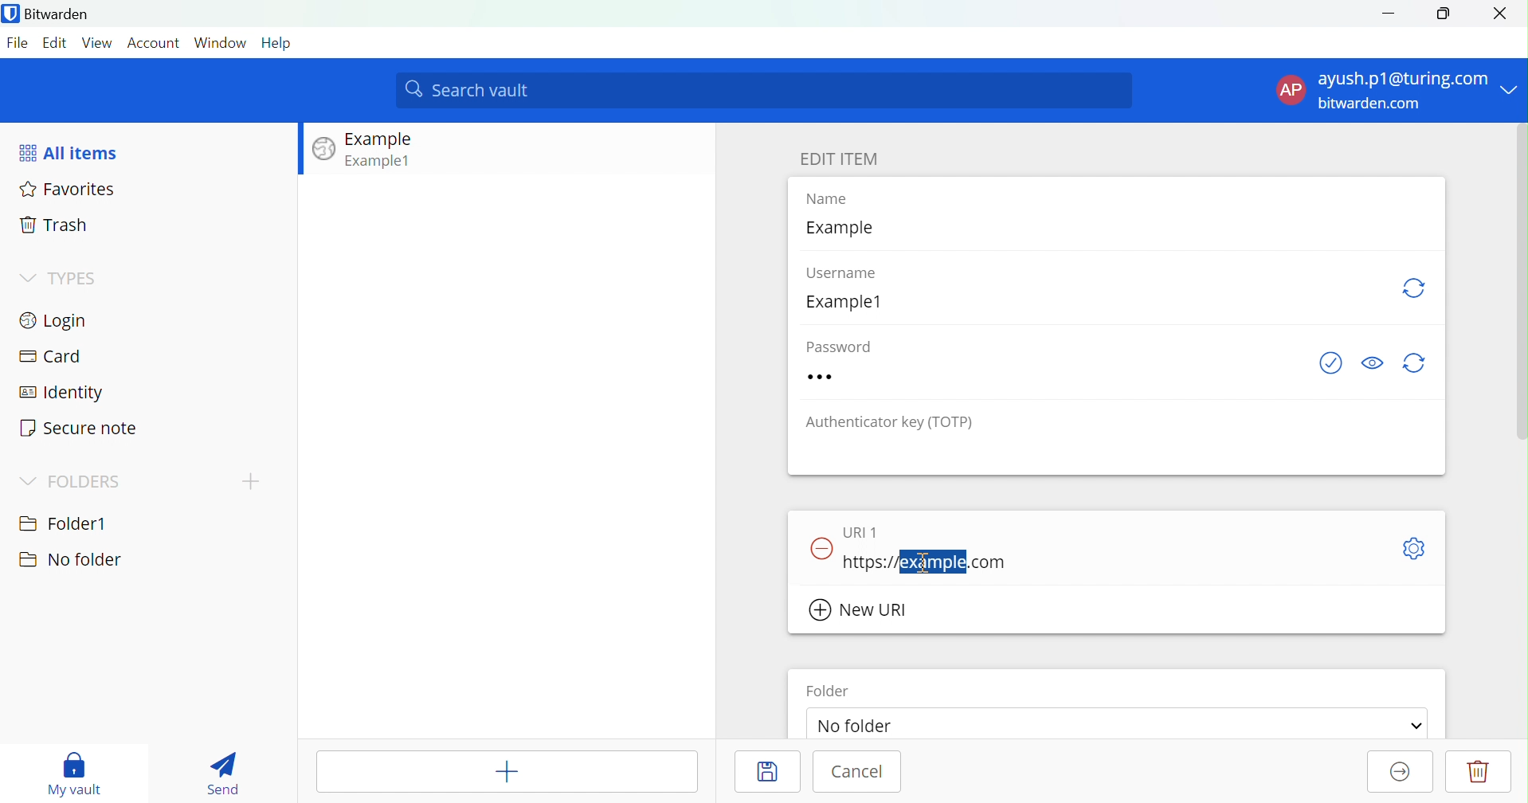 Image resolution: width=1528 pixels, height=803 pixels. What do you see at coordinates (63, 394) in the screenshot?
I see `Identity` at bounding box center [63, 394].